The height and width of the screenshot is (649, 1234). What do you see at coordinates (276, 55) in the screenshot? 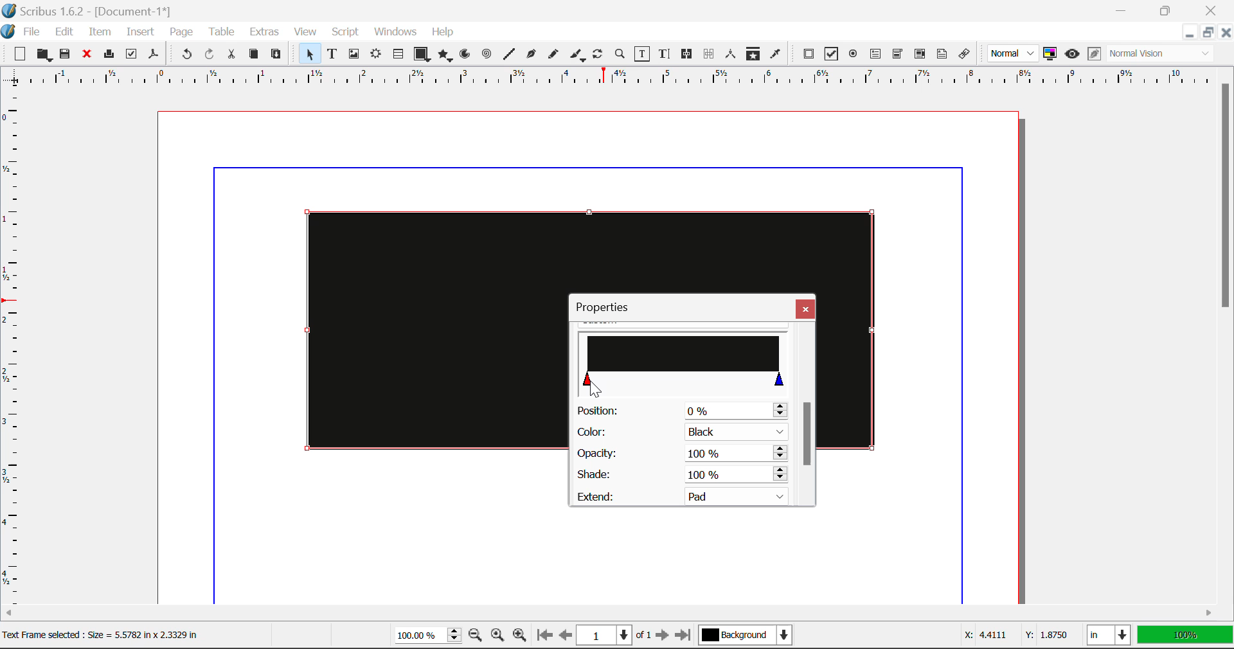
I see `Paste` at bounding box center [276, 55].